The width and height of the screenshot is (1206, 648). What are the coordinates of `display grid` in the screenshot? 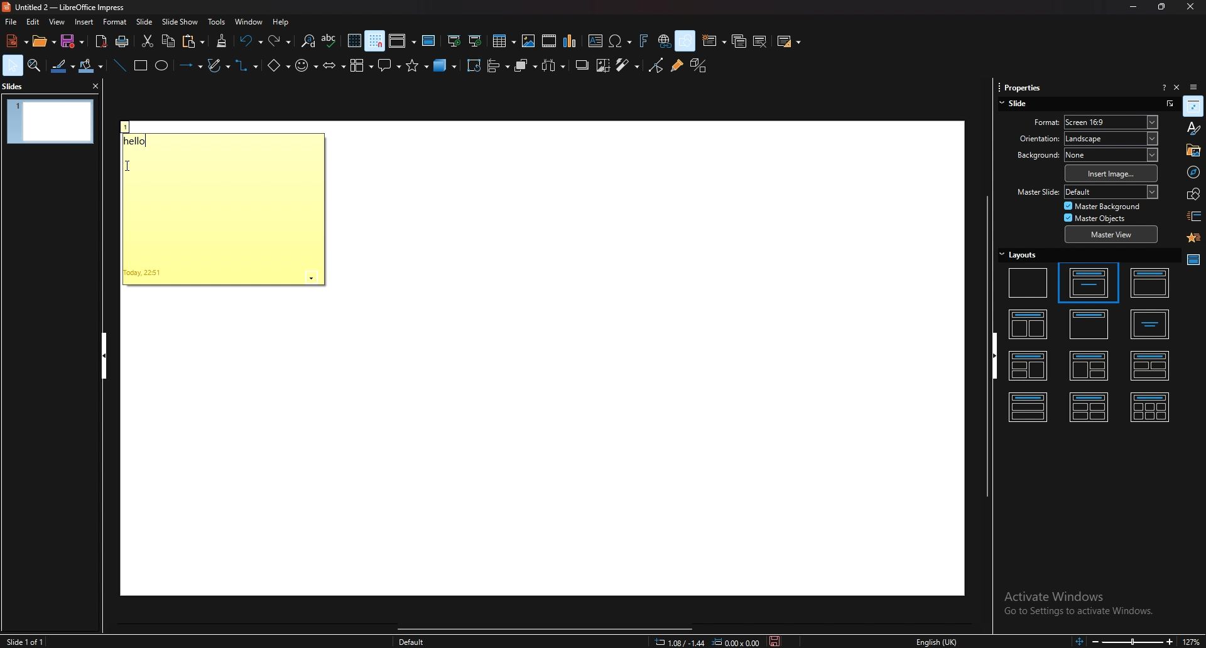 It's located at (354, 41).